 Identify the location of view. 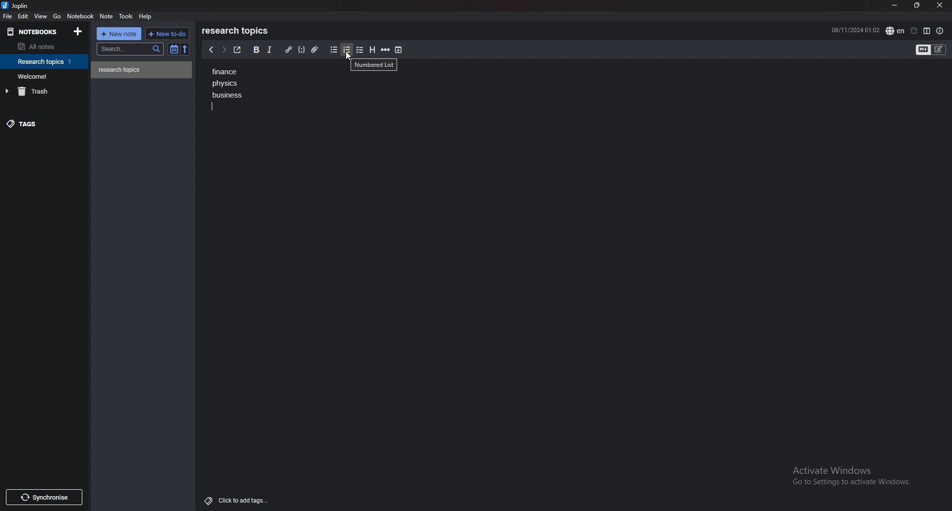
(41, 16).